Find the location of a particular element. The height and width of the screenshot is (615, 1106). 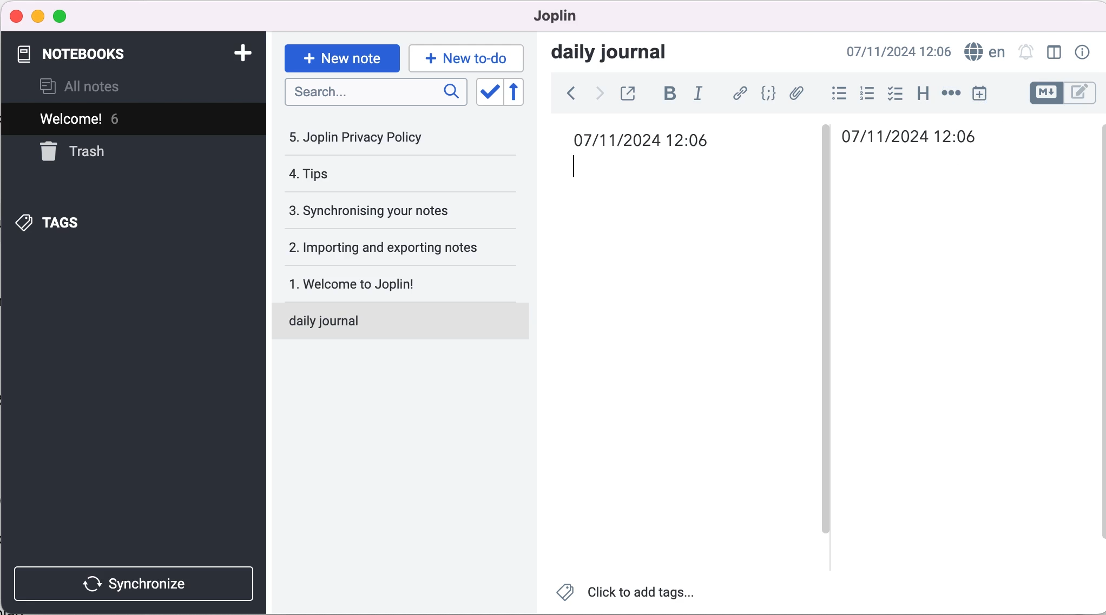

reverse sort order is located at coordinates (518, 93).